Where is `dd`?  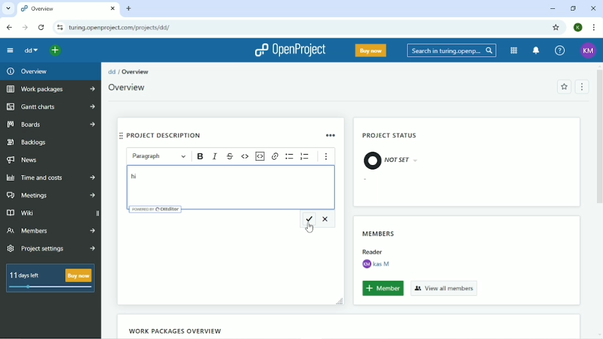
dd is located at coordinates (112, 71).